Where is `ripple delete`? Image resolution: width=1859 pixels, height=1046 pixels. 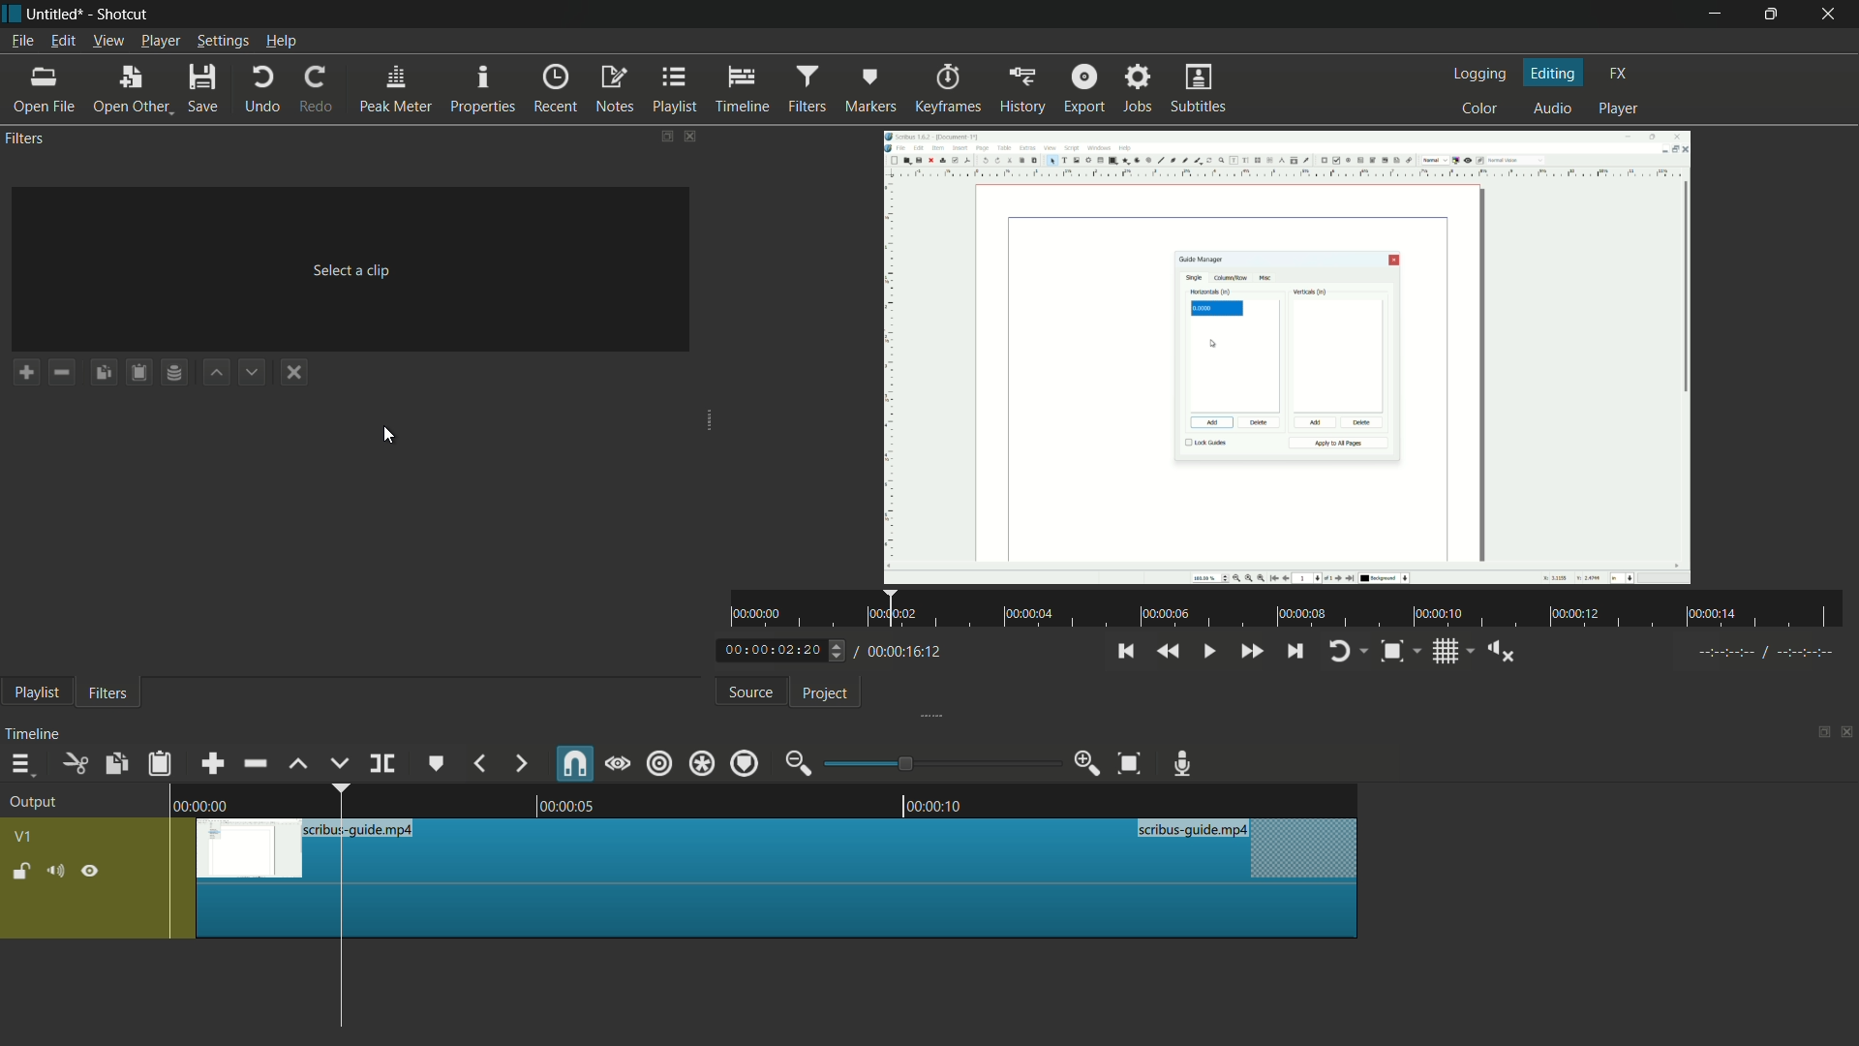 ripple delete is located at coordinates (255, 763).